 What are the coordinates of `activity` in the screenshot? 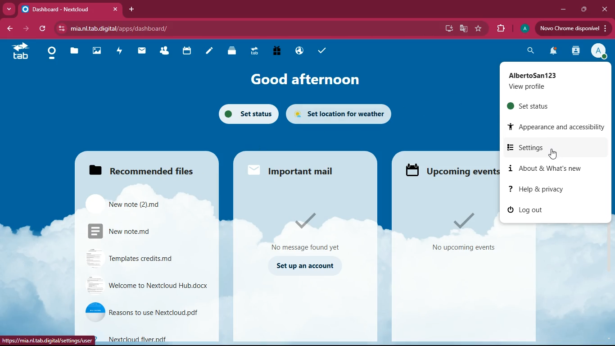 It's located at (118, 52).